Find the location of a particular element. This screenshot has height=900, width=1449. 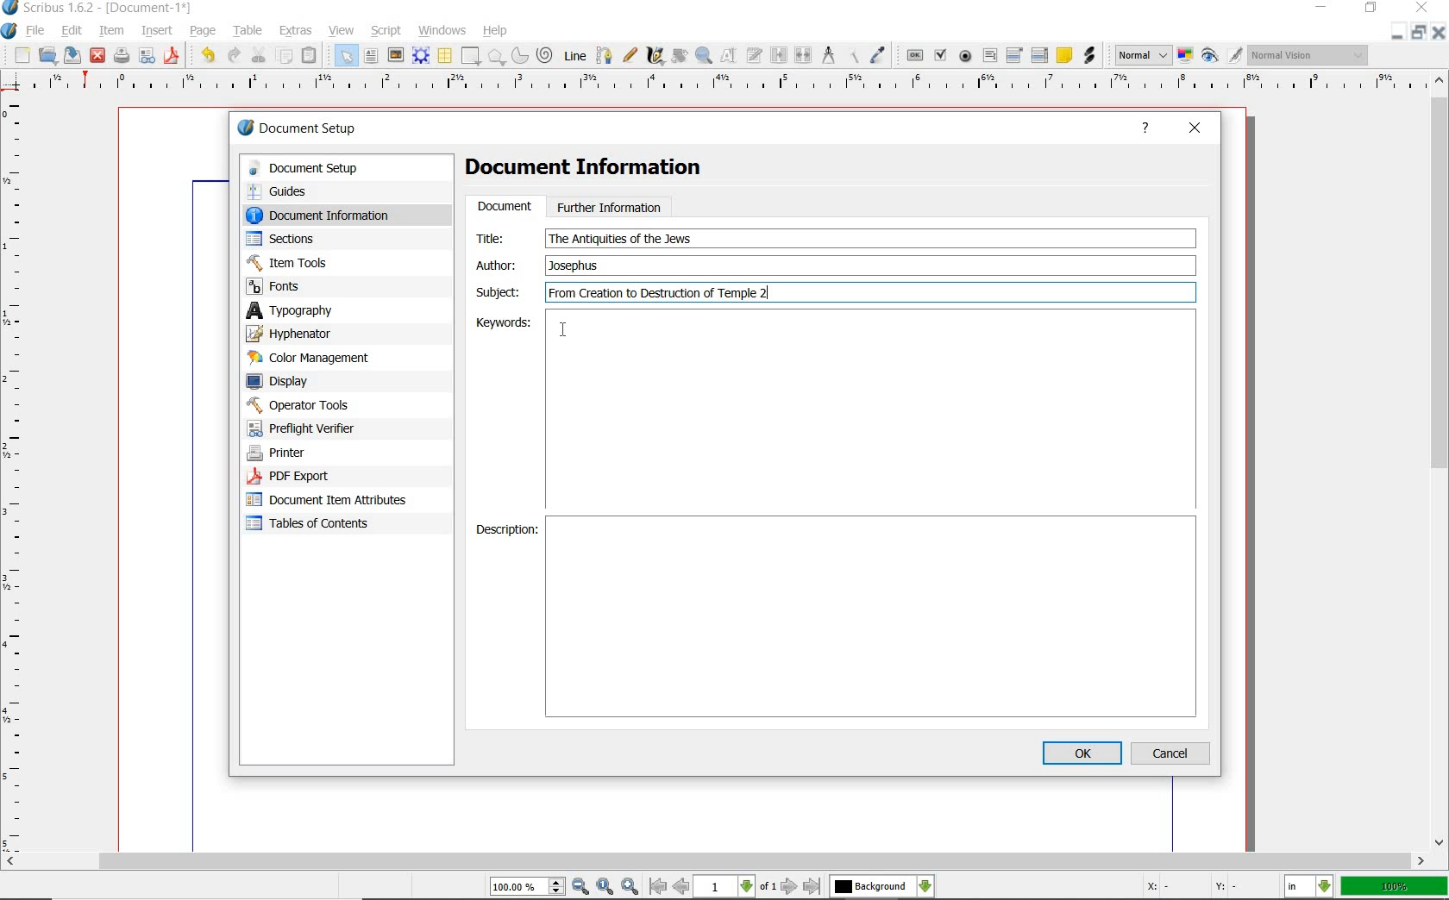

document setup is located at coordinates (298, 128).